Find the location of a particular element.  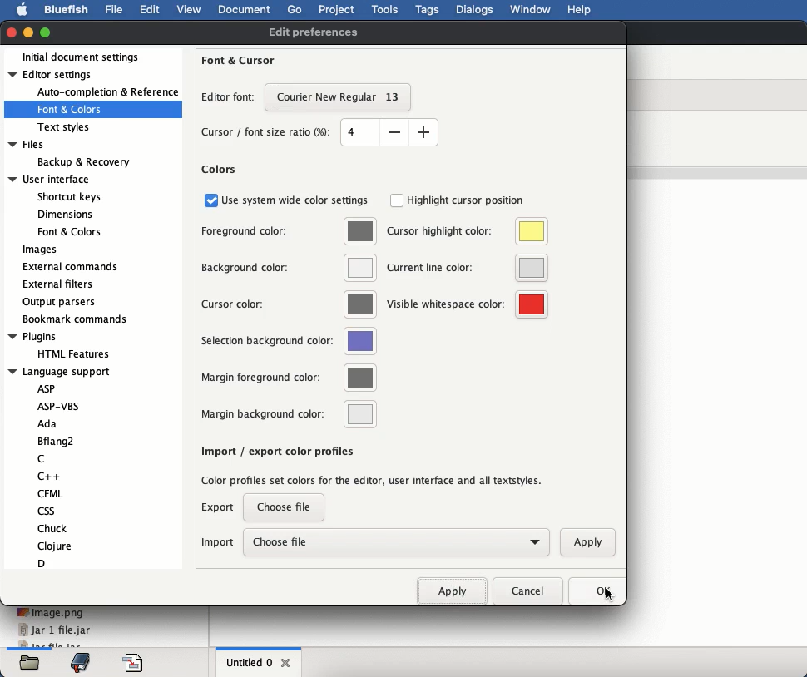

close is located at coordinates (12, 33).